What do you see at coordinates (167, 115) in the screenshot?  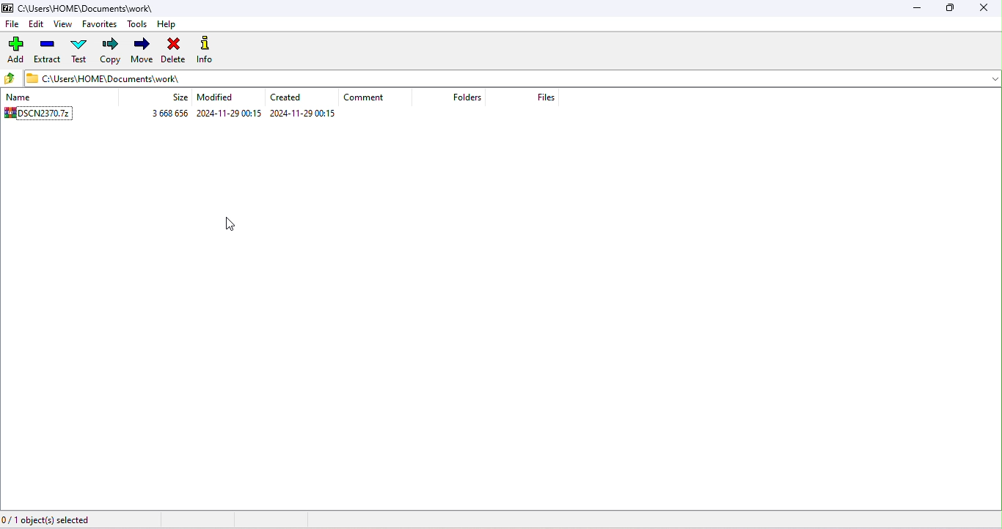 I see `size of the document` at bounding box center [167, 115].